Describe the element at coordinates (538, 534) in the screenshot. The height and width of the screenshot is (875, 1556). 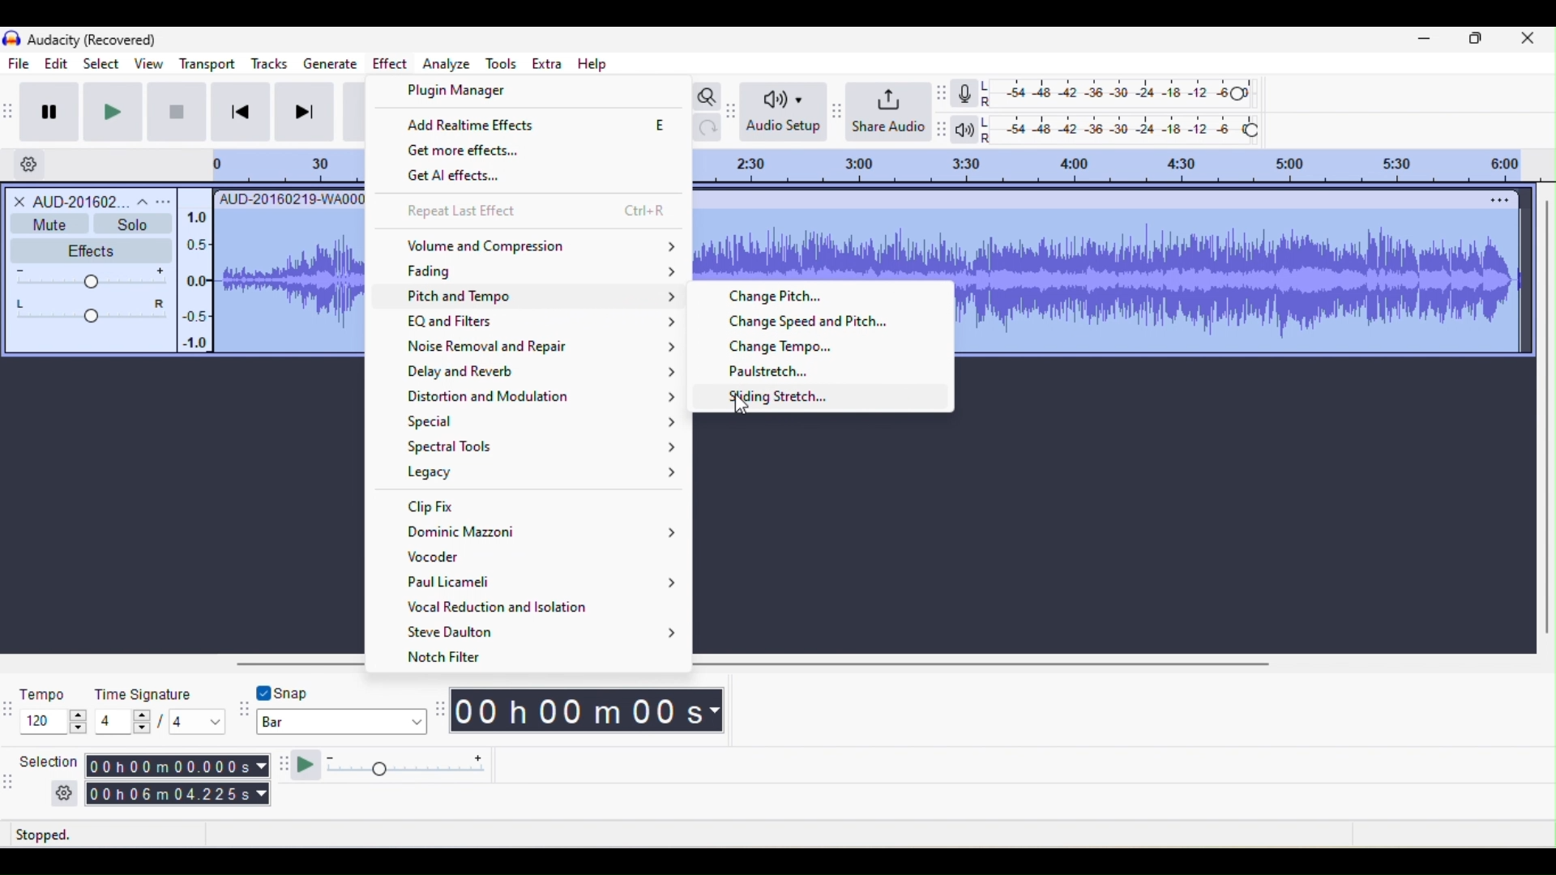
I see `dominic mazzoni` at that location.